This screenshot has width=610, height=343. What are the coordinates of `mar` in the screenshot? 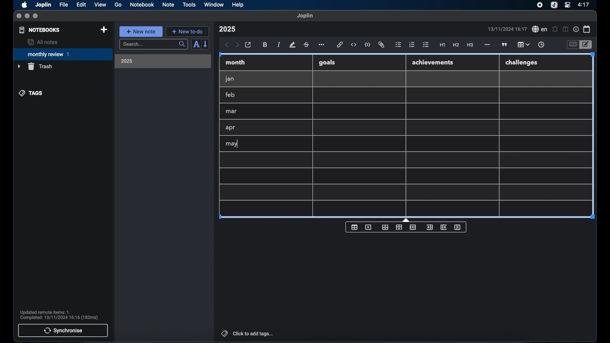 It's located at (232, 111).